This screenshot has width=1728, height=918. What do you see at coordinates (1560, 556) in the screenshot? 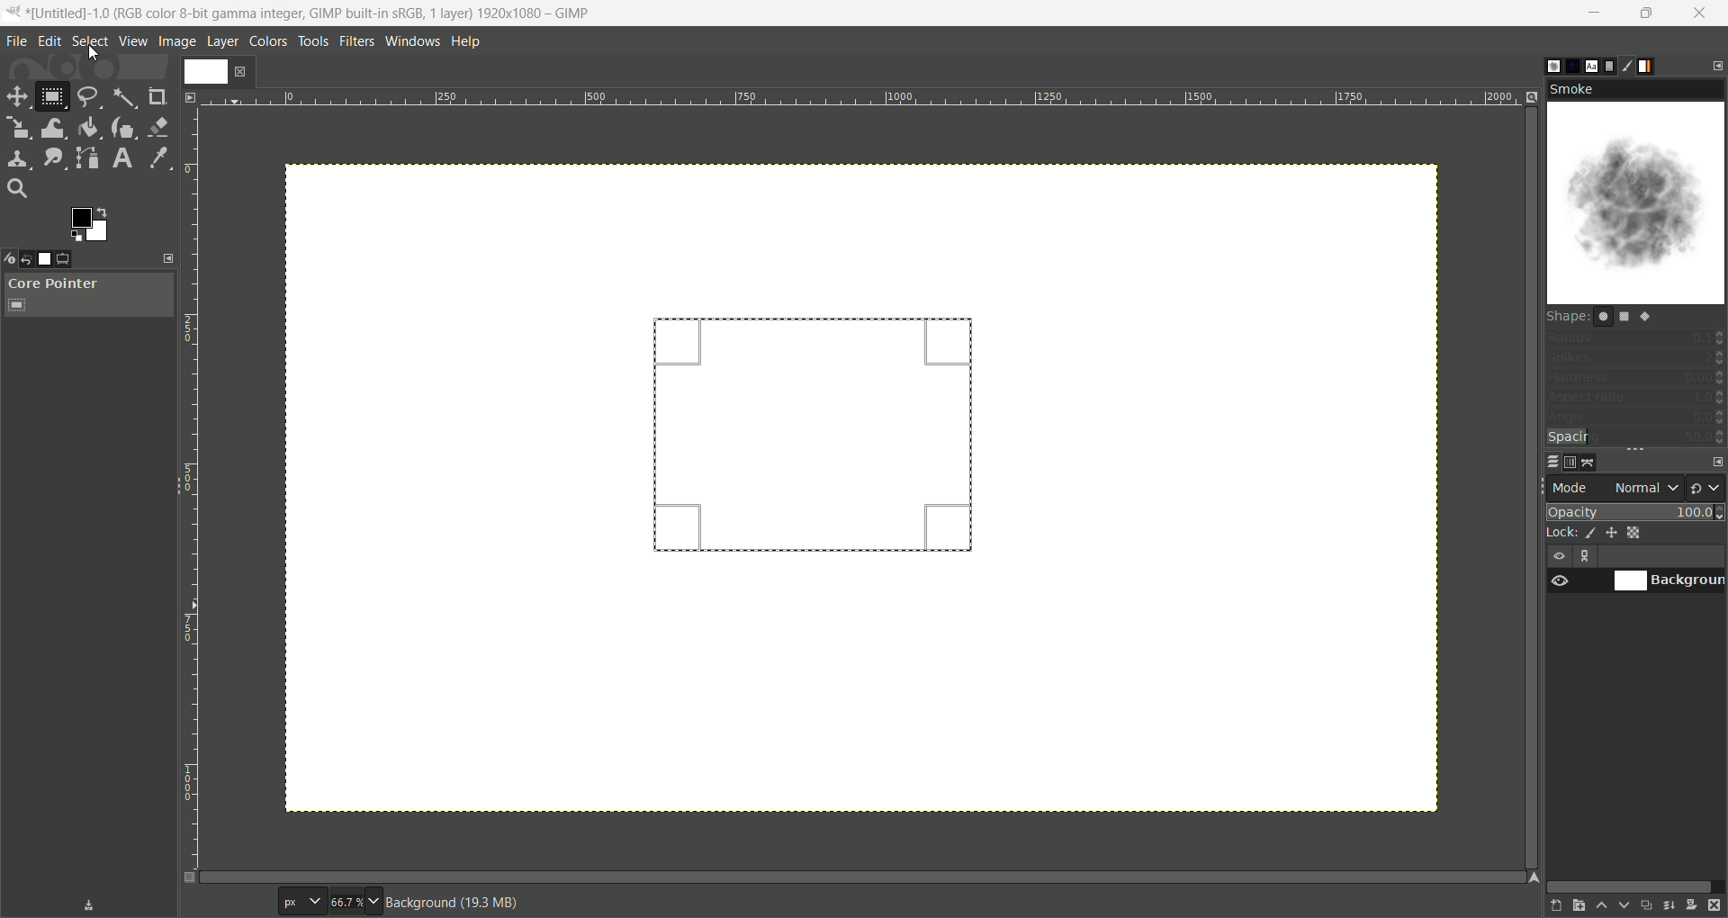
I see `visibility` at bounding box center [1560, 556].